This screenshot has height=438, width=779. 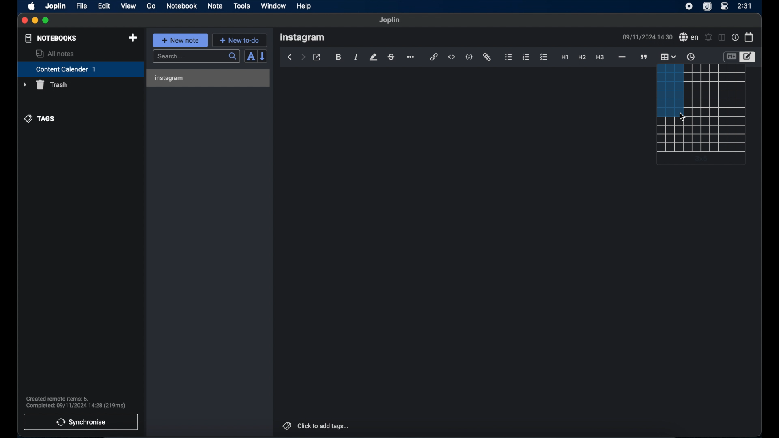 What do you see at coordinates (730, 56) in the screenshot?
I see `toggle editor` at bounding box center [730, 56].